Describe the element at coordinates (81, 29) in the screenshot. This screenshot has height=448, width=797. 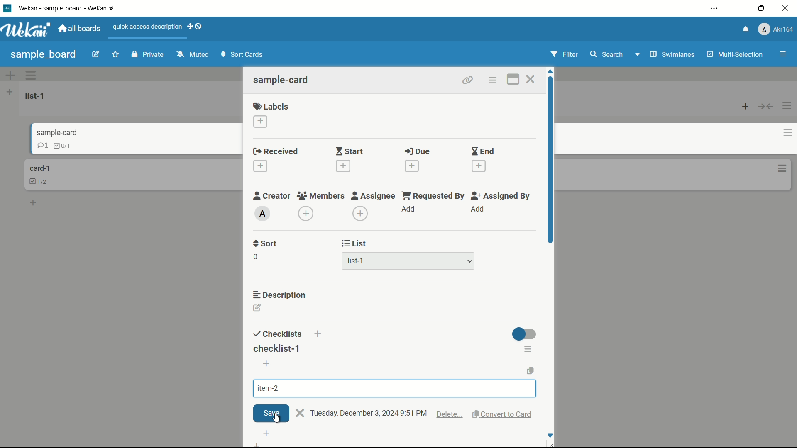
I see `all boards` at that location.